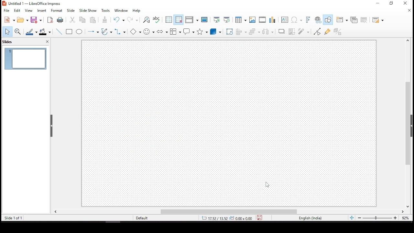 This screenshot has width=414, height=233. What do you see at coordinates (6, 10) in the screenshot?
I see `file` at bounding box center [6, 10].